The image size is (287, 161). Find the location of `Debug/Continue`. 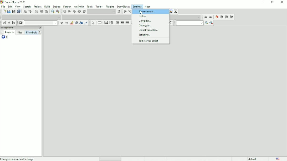

Debug/Continue is located at coordinates (125, 11).